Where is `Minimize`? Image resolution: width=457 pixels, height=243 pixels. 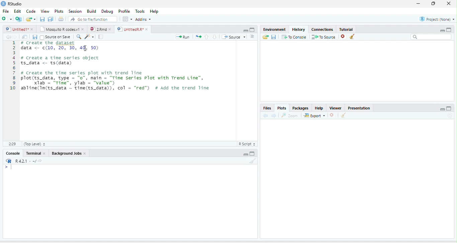
Minimize is located at coordinates (442, 109).